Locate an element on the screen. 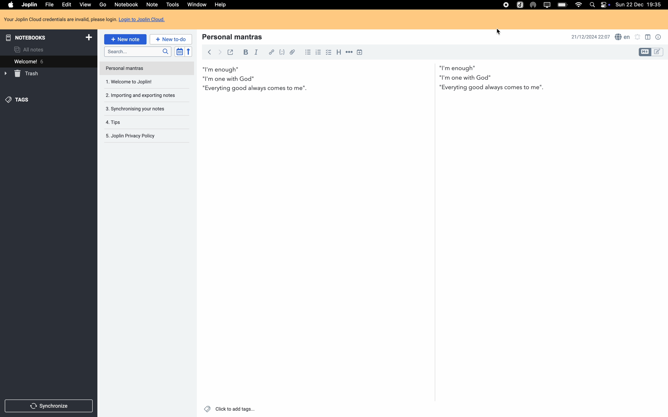 This screenshot has height=417, width=668. screen is located at coordinates (546, 4).